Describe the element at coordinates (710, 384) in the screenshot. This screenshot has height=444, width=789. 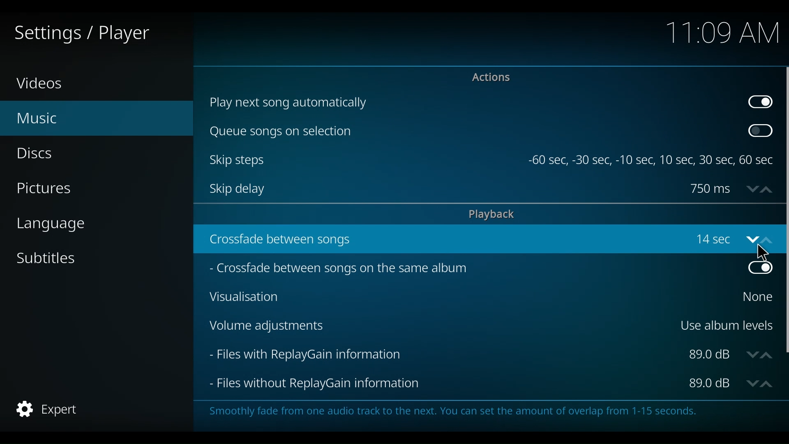
I see `Files without ReplayGain information dB` at that location.